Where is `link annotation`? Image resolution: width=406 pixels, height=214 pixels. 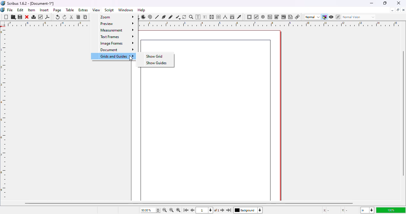
link annotation is located at coordinates (298, 17).